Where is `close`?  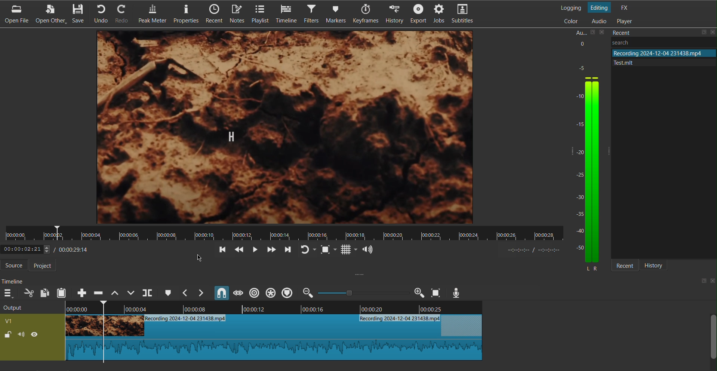
close is located at coordinates (603, 32).